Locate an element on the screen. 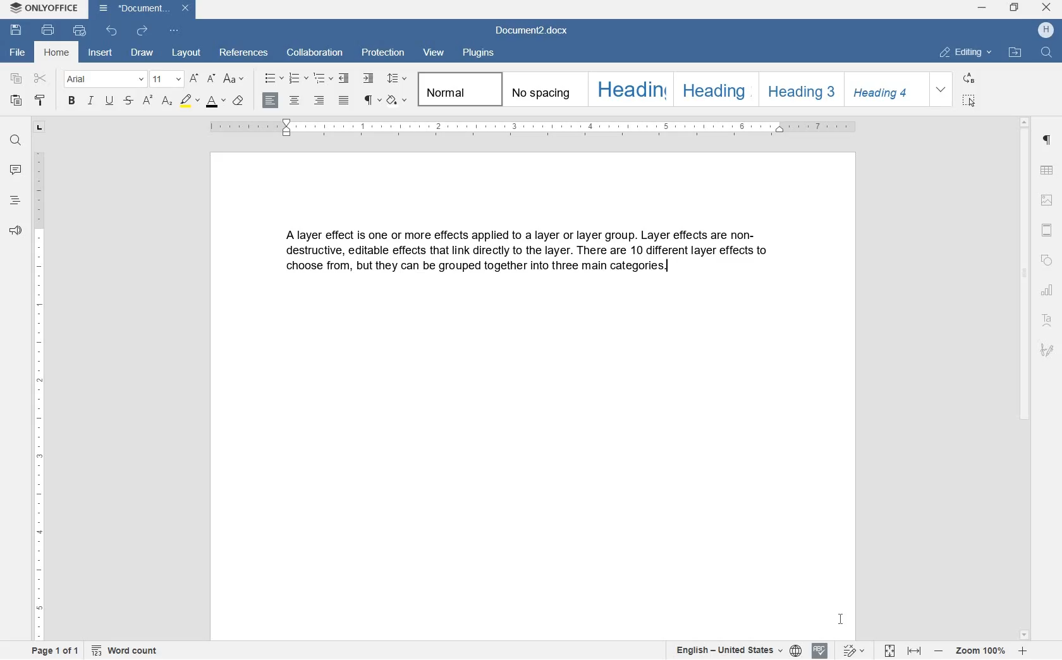 The width and height of the screenshot is (1062, 660). CUSTOMIZE QUICK ACCESS TOOLBAR is located at coordinates (174, 30).